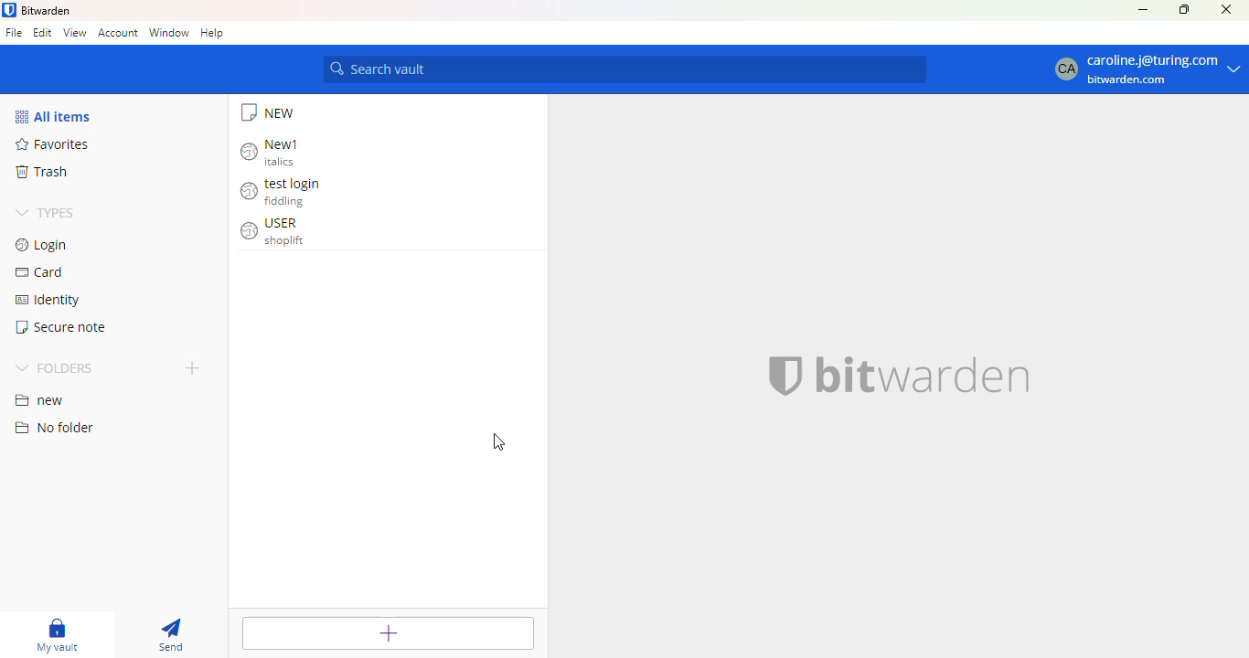 This screenshot has height=658, width=1249. I want to click on view, so click(76, 33).